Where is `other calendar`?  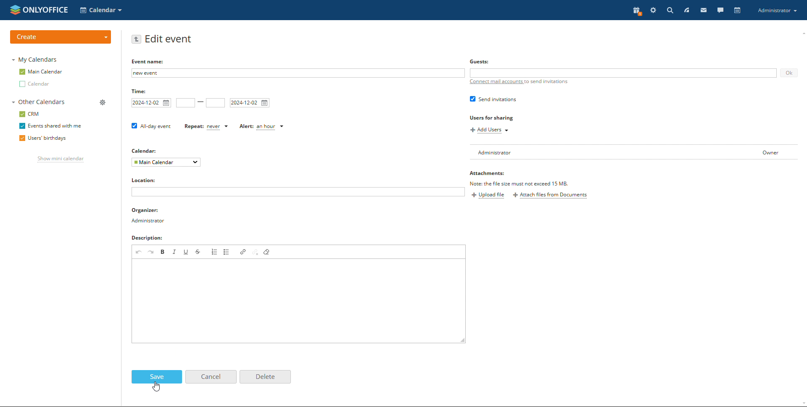 other calendar is located at coordinates (34, 85).